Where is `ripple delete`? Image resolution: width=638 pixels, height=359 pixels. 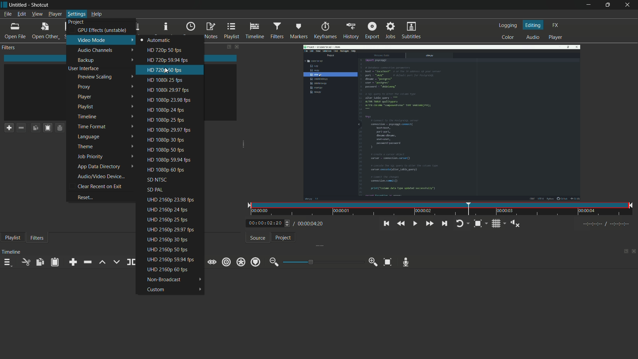
ripple delete is located at coordinates (87, 262).